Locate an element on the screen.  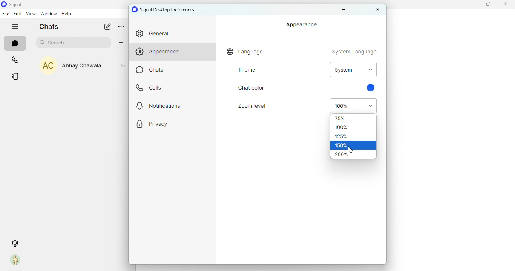
notifications is located at coordinates (162, 108).